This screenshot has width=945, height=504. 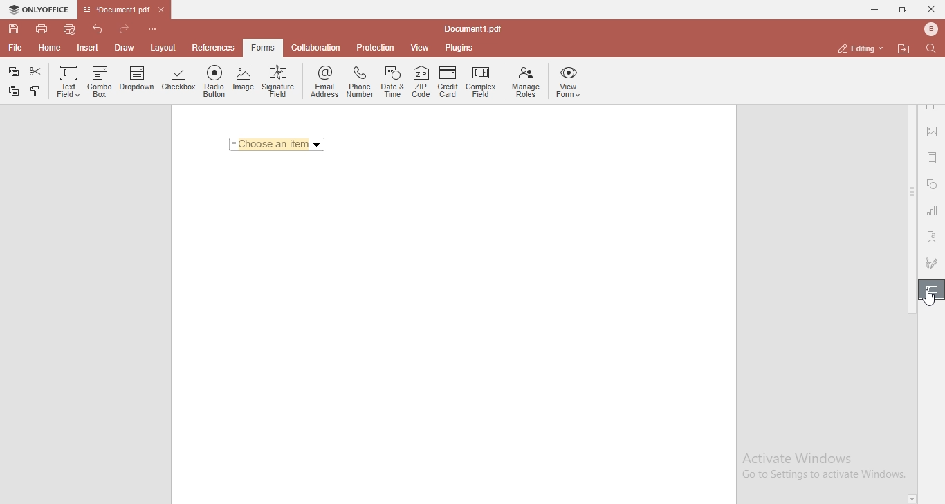 What do you see at coordinates (421, 48) in the screenshot?
I see `view` at bounding box center [421, 48].